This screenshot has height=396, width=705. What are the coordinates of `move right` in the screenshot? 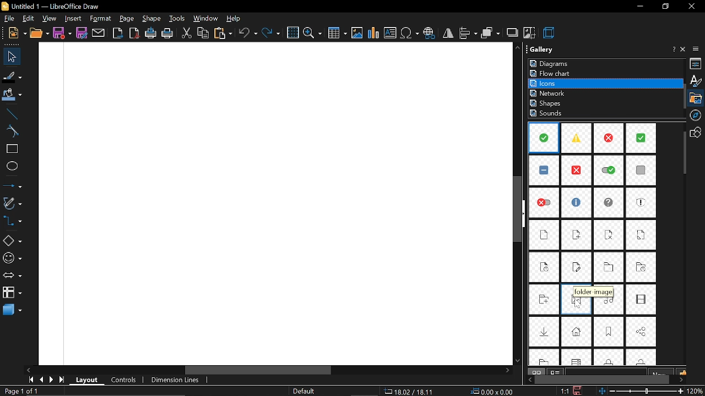 It's located at (681, 379).